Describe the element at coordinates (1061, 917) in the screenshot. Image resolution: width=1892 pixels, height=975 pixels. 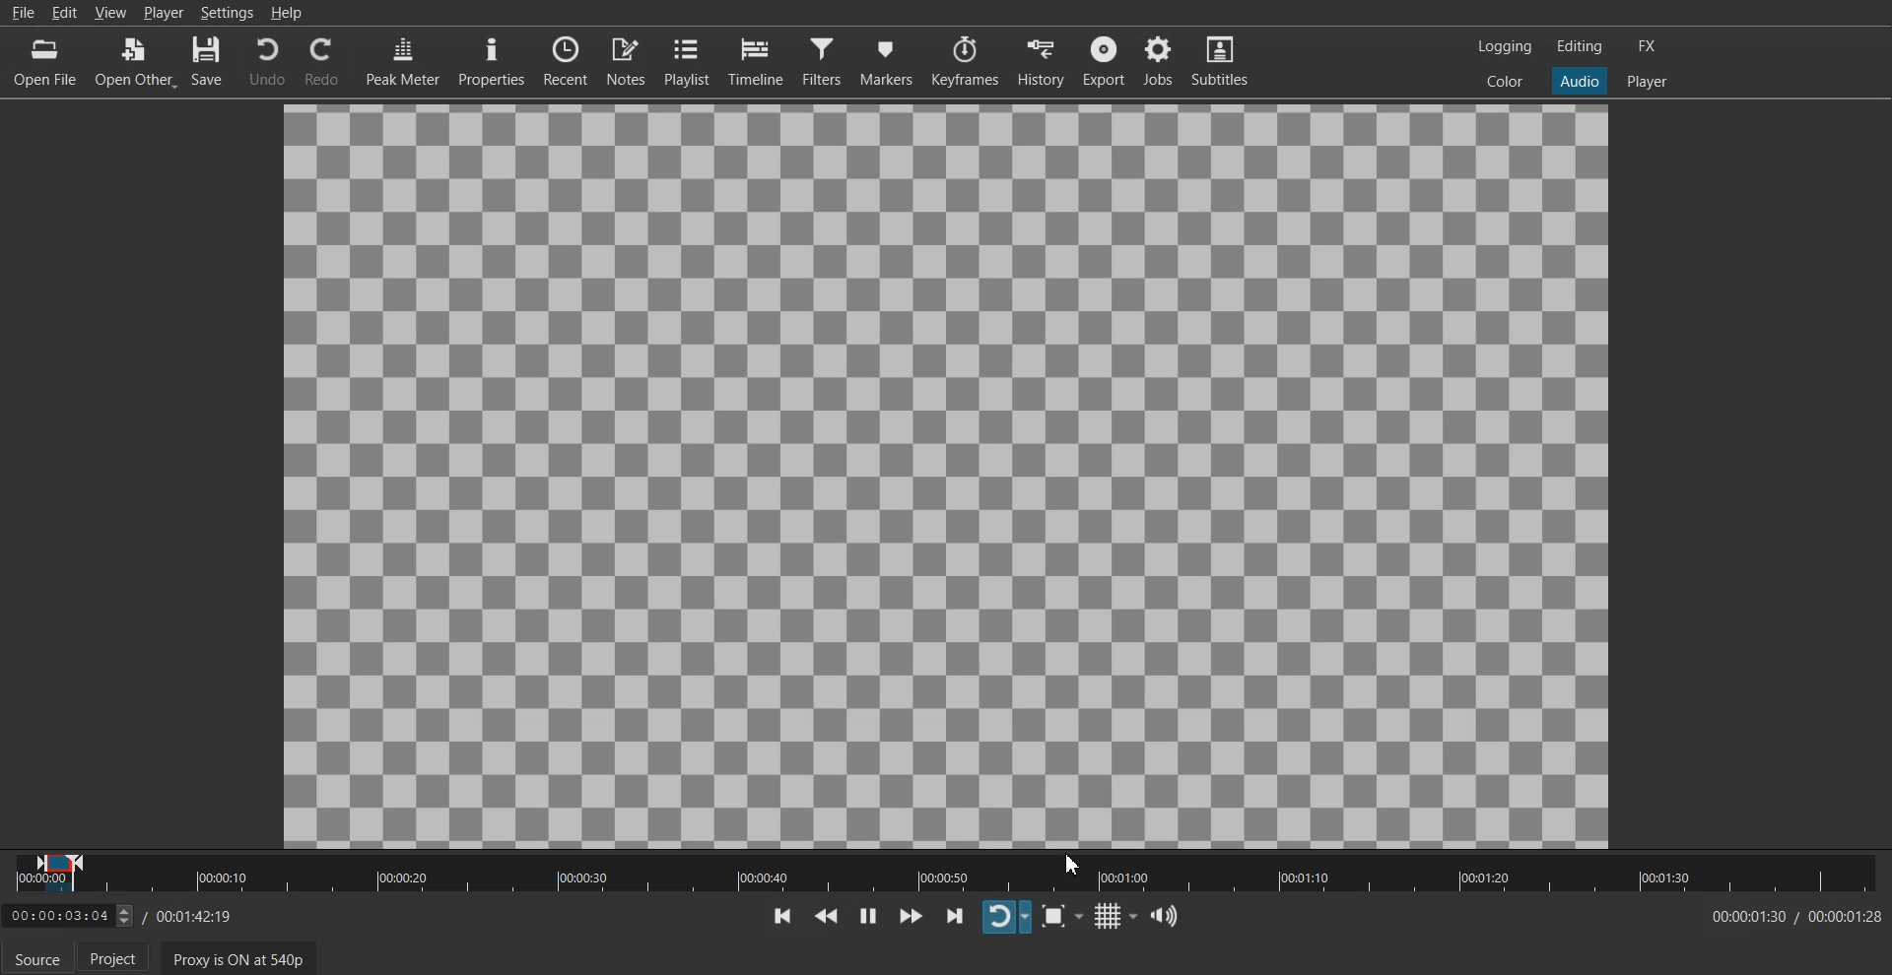
I see `Toggle Zoom` at that location.